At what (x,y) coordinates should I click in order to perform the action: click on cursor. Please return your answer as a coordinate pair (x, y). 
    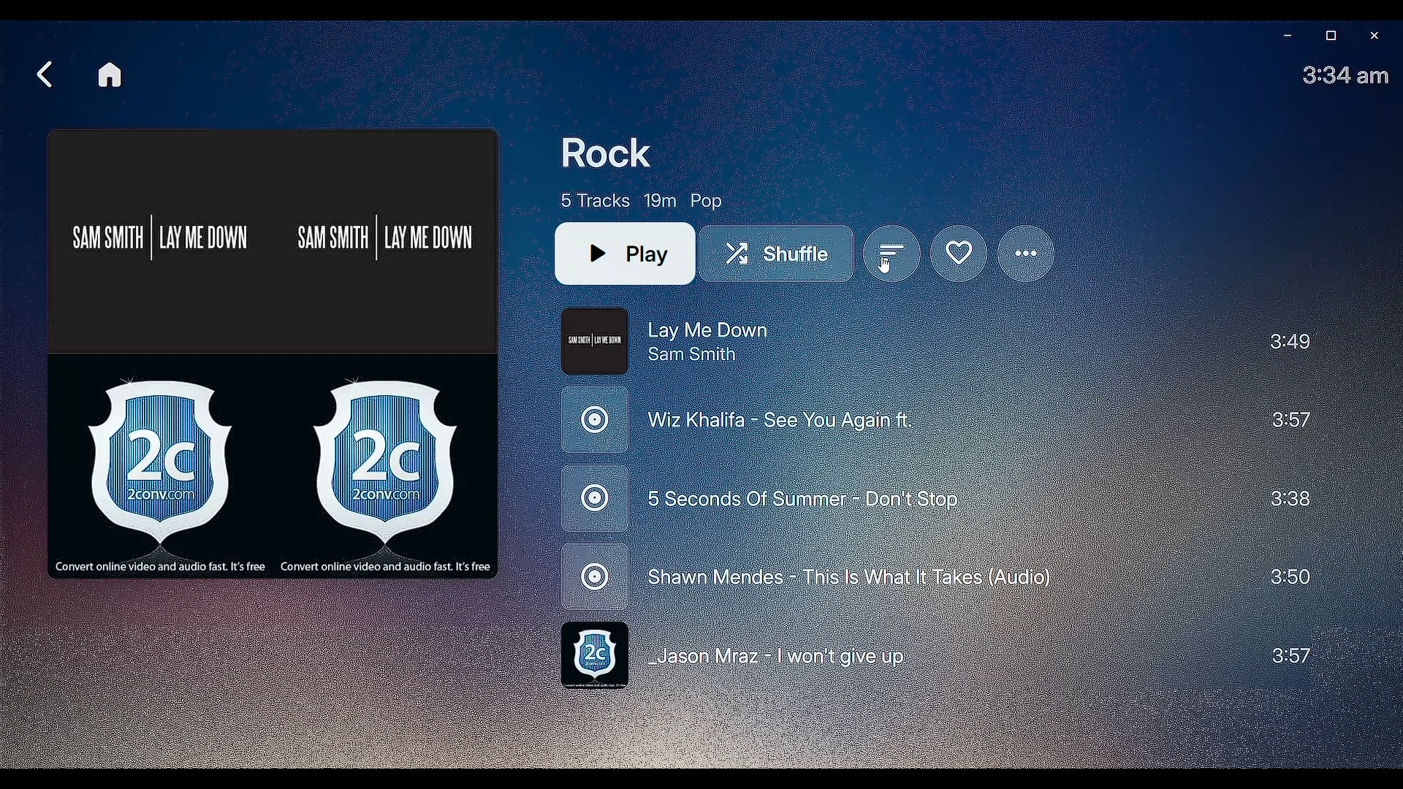
    Looking at the image, I should click on (890, 267).